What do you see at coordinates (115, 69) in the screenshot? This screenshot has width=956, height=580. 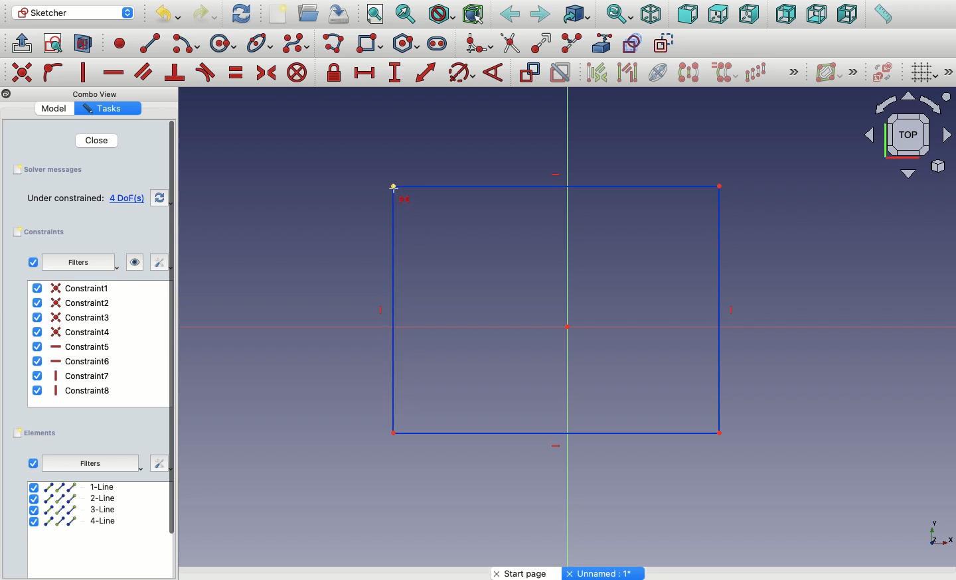 I see `constrain horizontally` at bounding box center [115, 69].